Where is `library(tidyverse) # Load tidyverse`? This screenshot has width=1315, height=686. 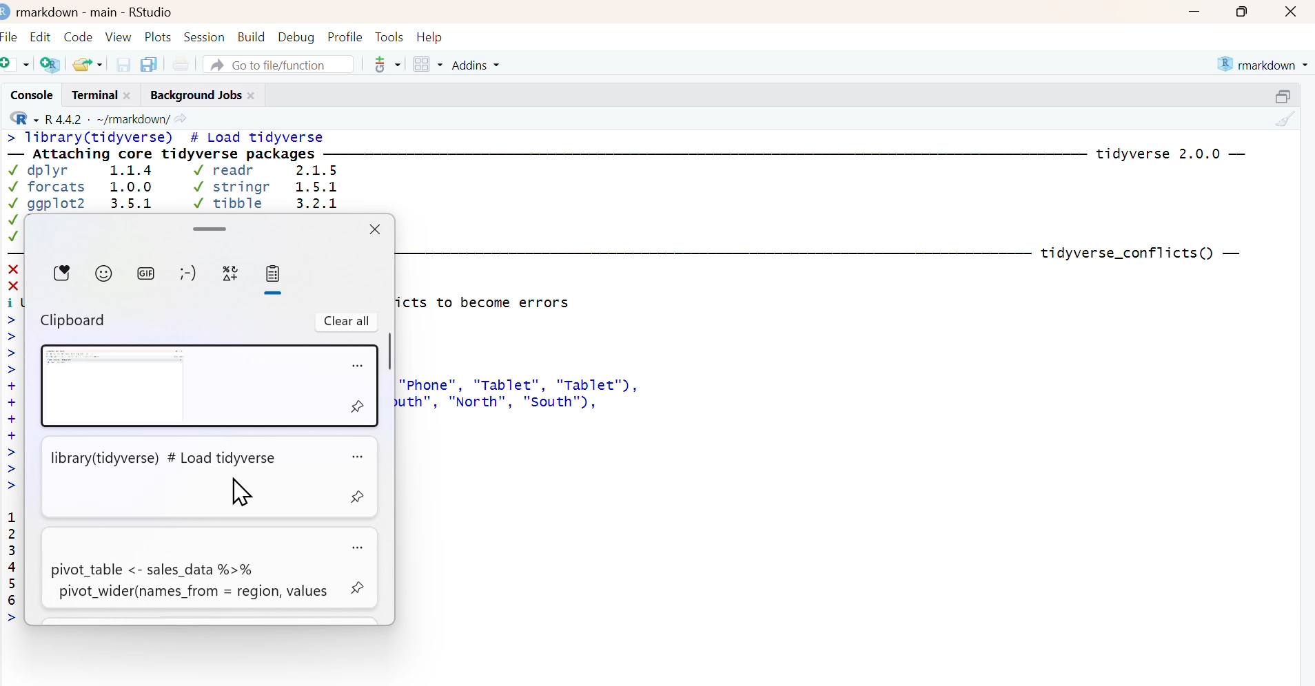 library(tidyverse) # Load tidyverse is located at coordinates (188, 478).